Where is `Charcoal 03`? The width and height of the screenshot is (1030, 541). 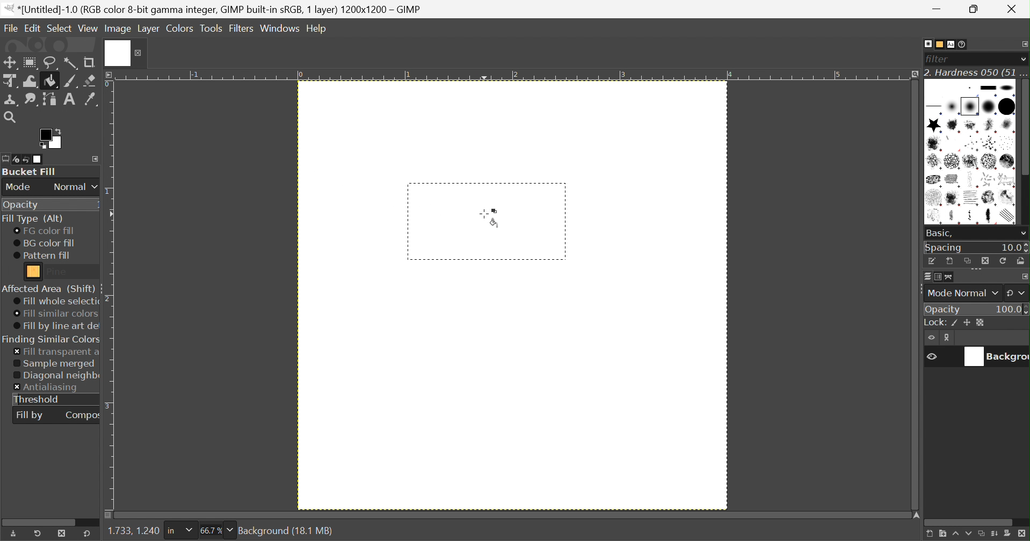
Charcoal 03 is located at coordinates (972, 179).